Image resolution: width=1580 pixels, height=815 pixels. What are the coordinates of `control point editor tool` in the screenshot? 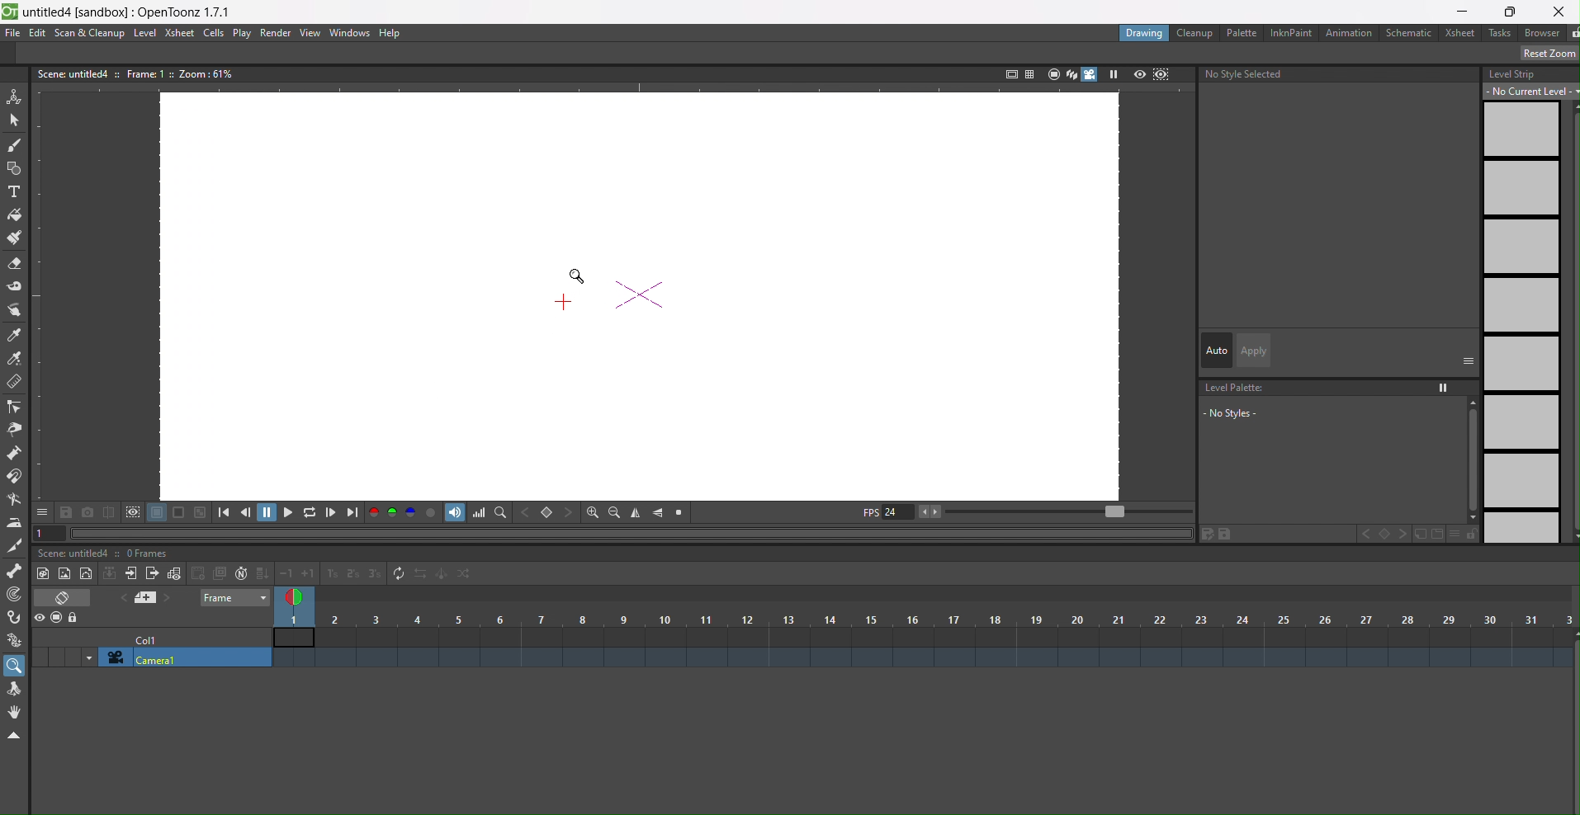 It's located at (16, 407).